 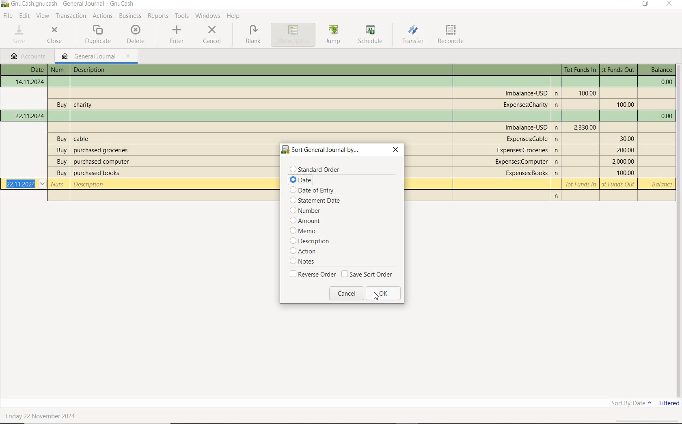 I want to click on account, so click(x=526, y=92).